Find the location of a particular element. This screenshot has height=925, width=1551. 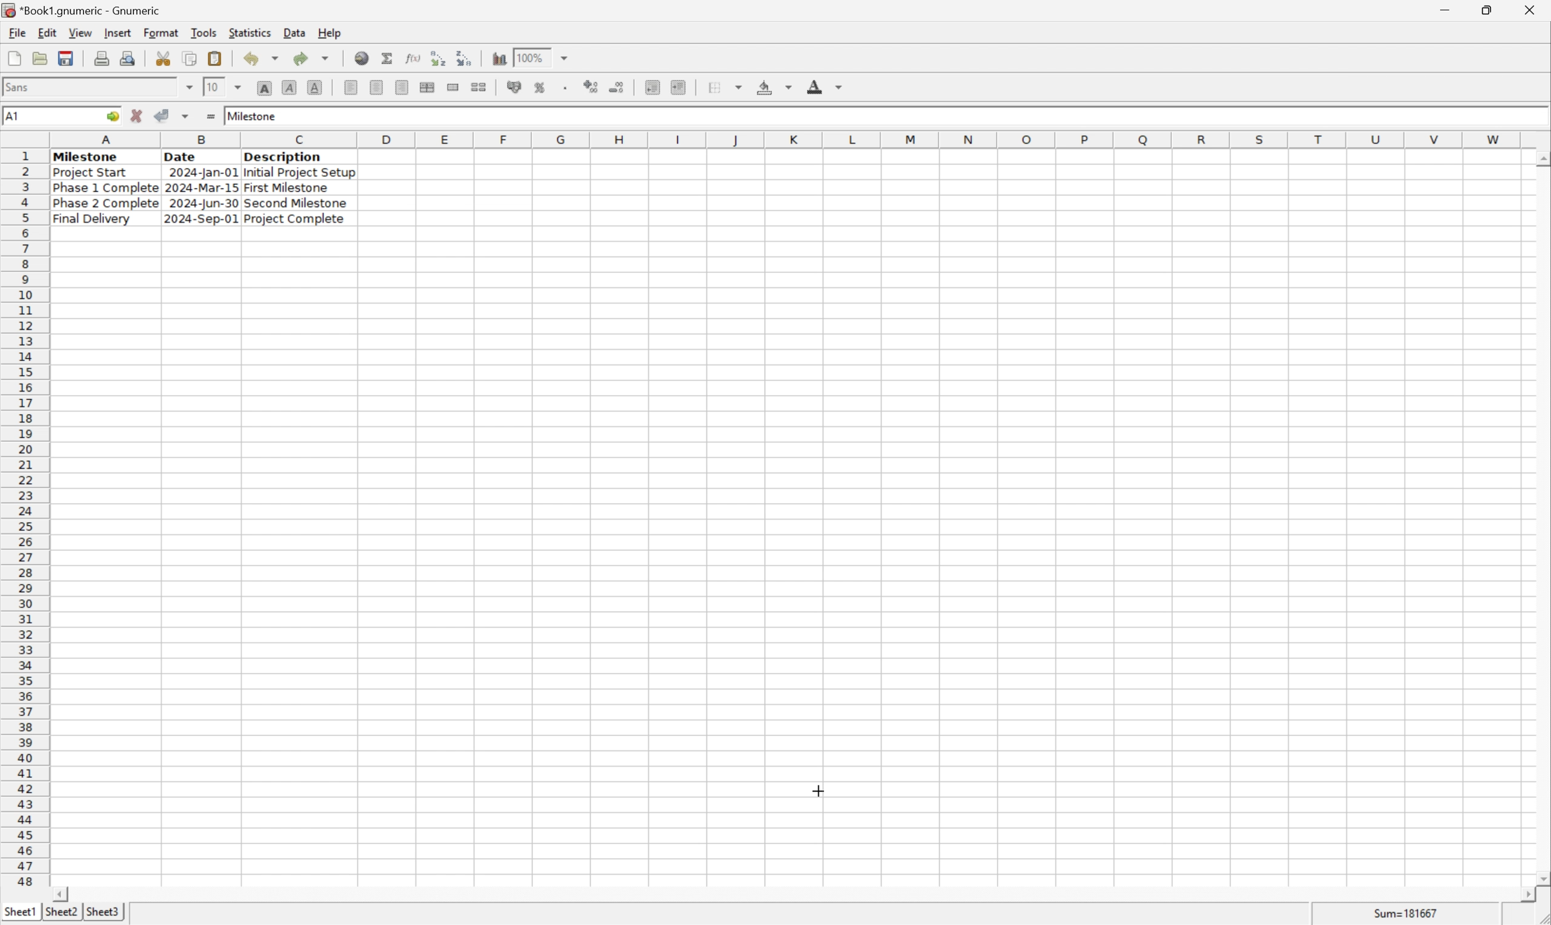

font color is located at coordinates (825, 86).